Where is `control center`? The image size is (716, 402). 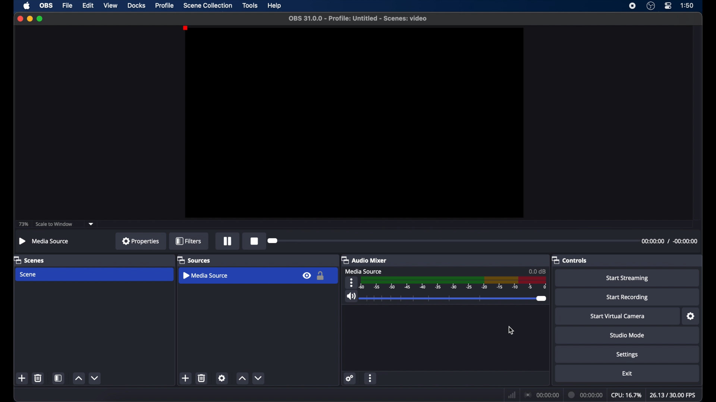 control center is located at coordinates (669, 6).